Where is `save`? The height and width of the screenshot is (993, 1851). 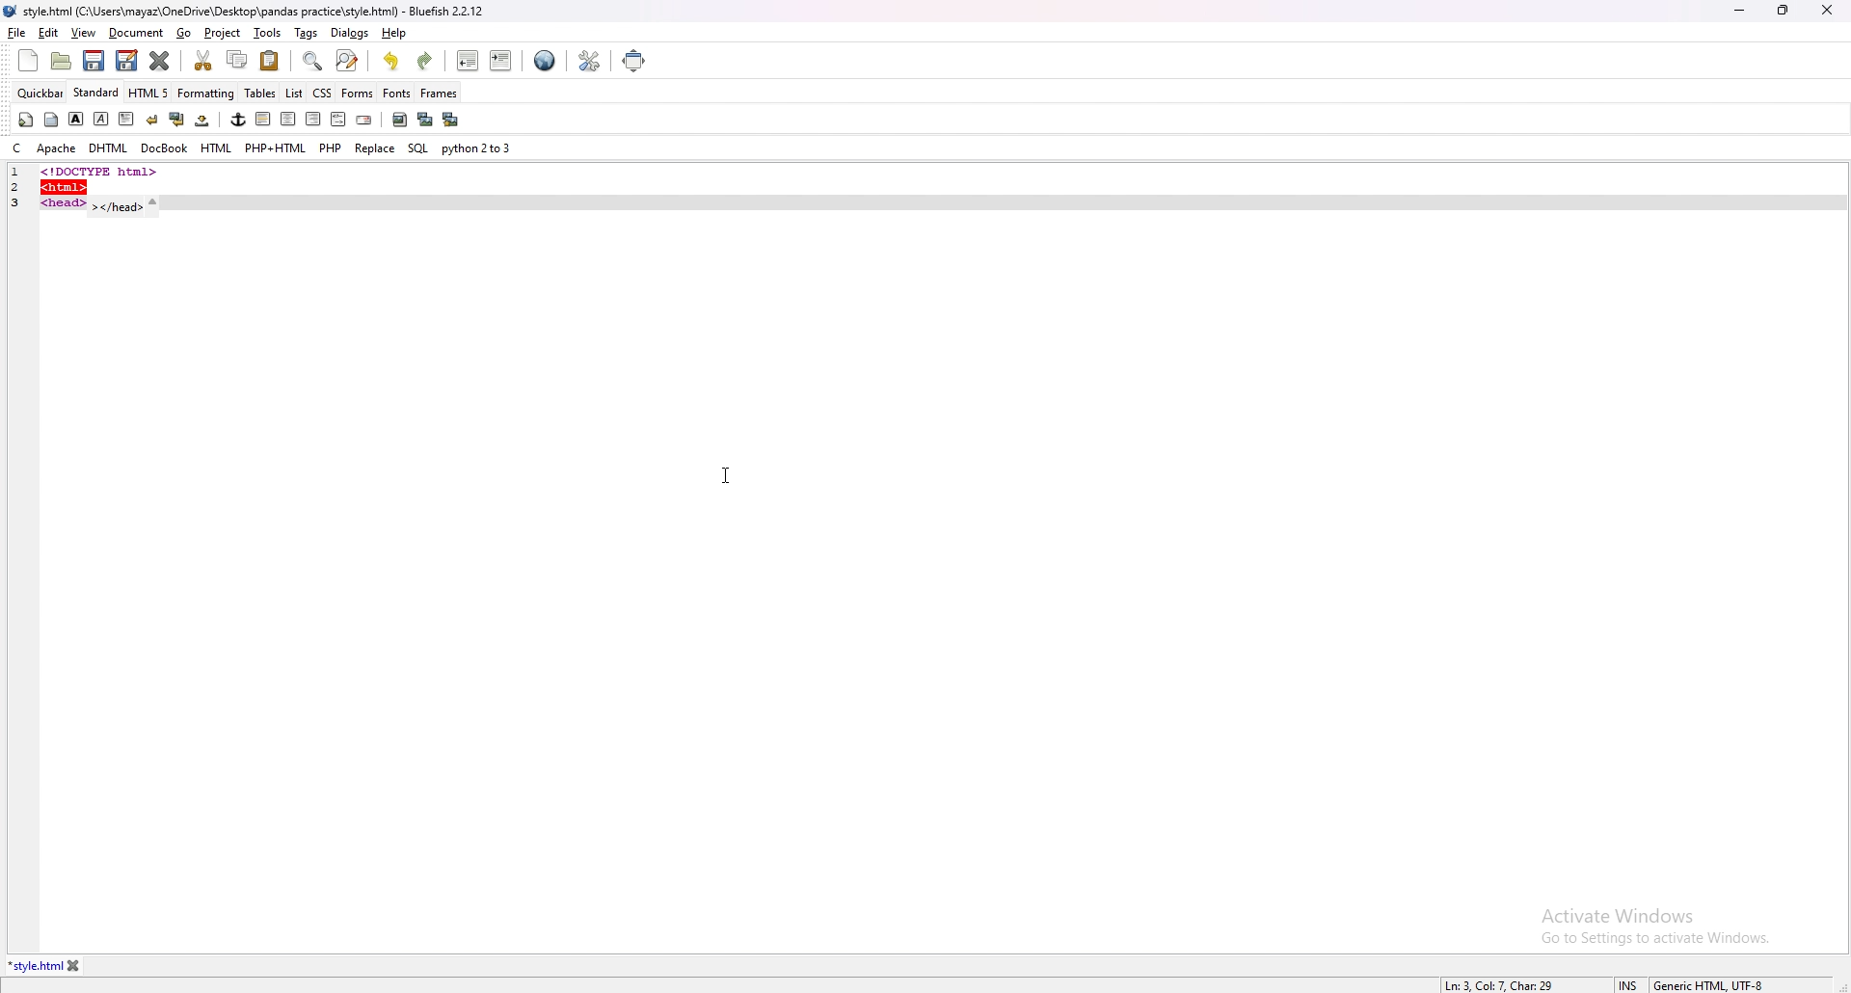 save is located at coordinates (94, 61).